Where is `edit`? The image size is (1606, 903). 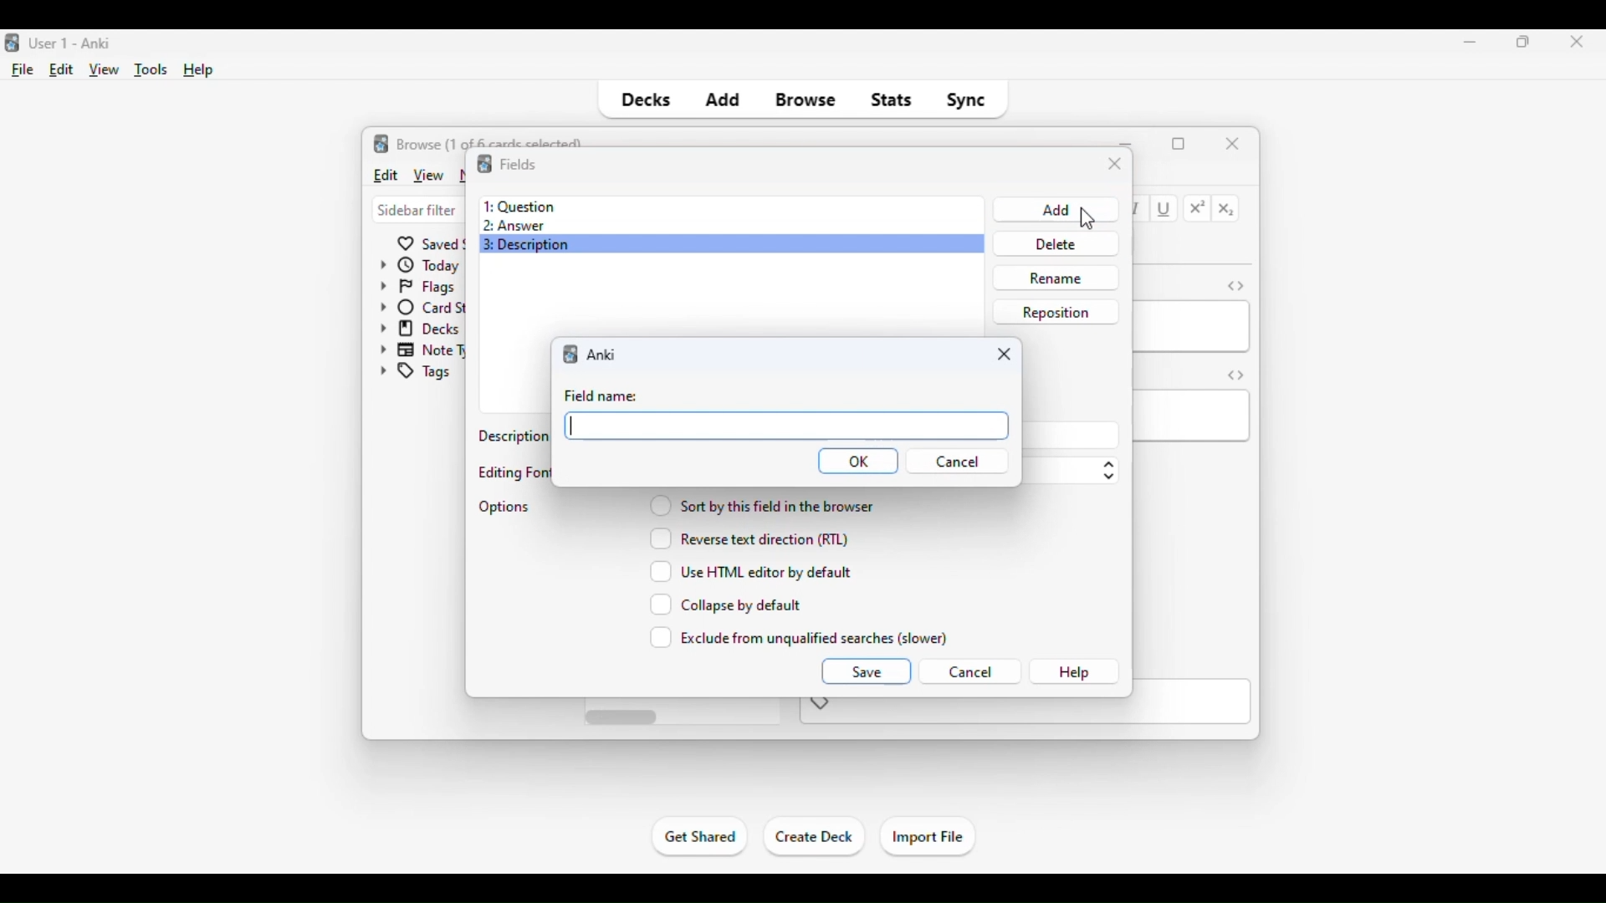 edit is located at coordinates (385, 174).